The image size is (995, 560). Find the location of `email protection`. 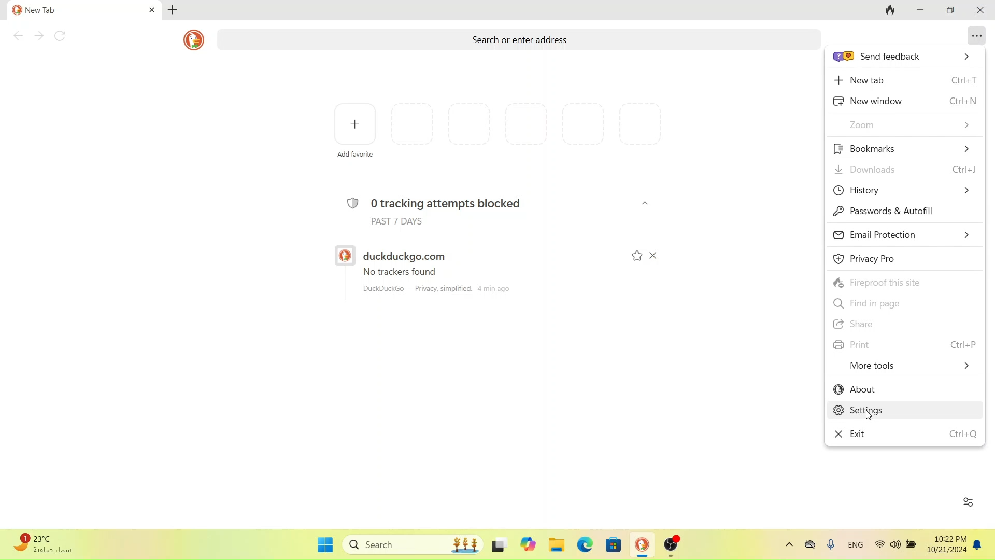

email protection is located at coordinates (899, 233).